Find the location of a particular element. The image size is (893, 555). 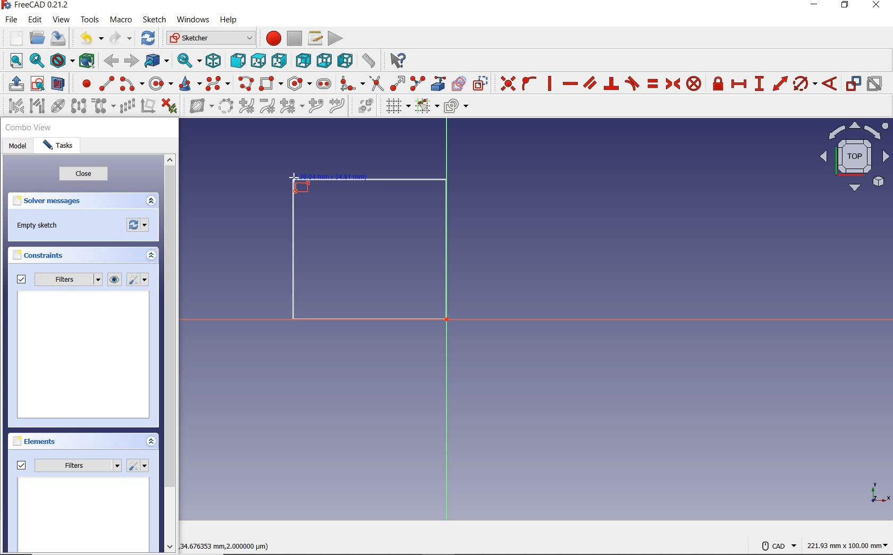

filters is located at coordinates (69, 464).